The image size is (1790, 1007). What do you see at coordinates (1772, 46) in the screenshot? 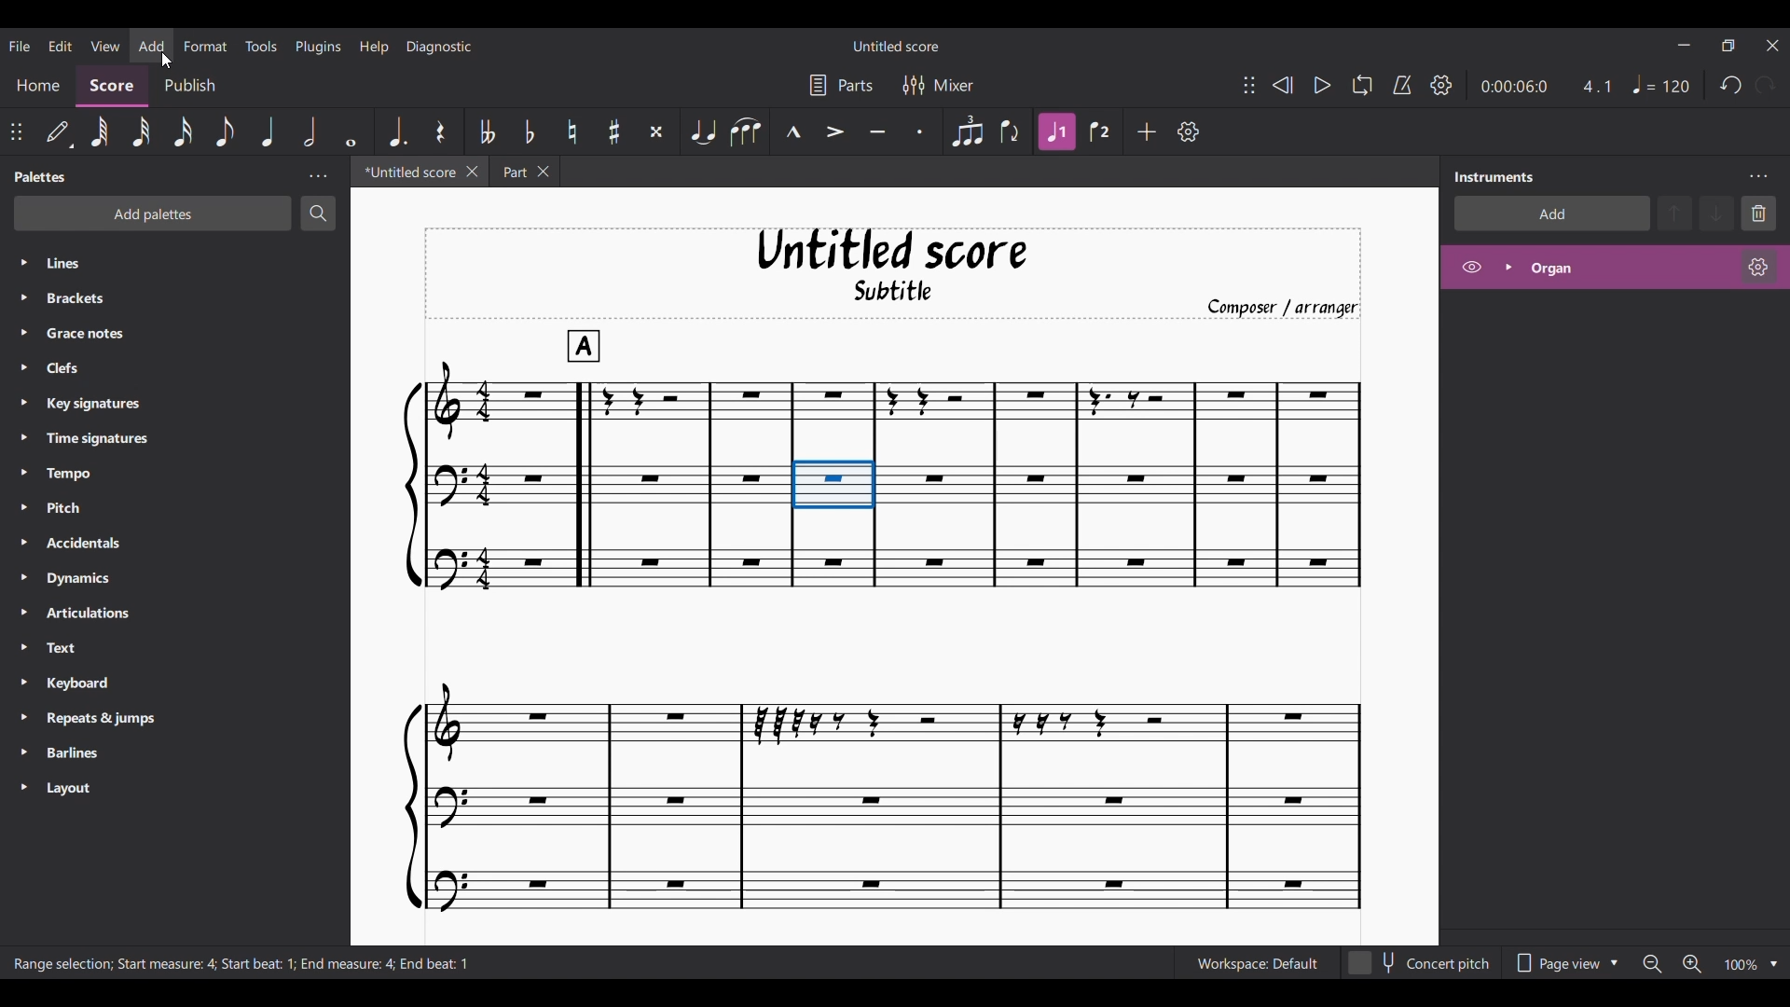
I see `Close interface` at bounding box center [1772, 46].